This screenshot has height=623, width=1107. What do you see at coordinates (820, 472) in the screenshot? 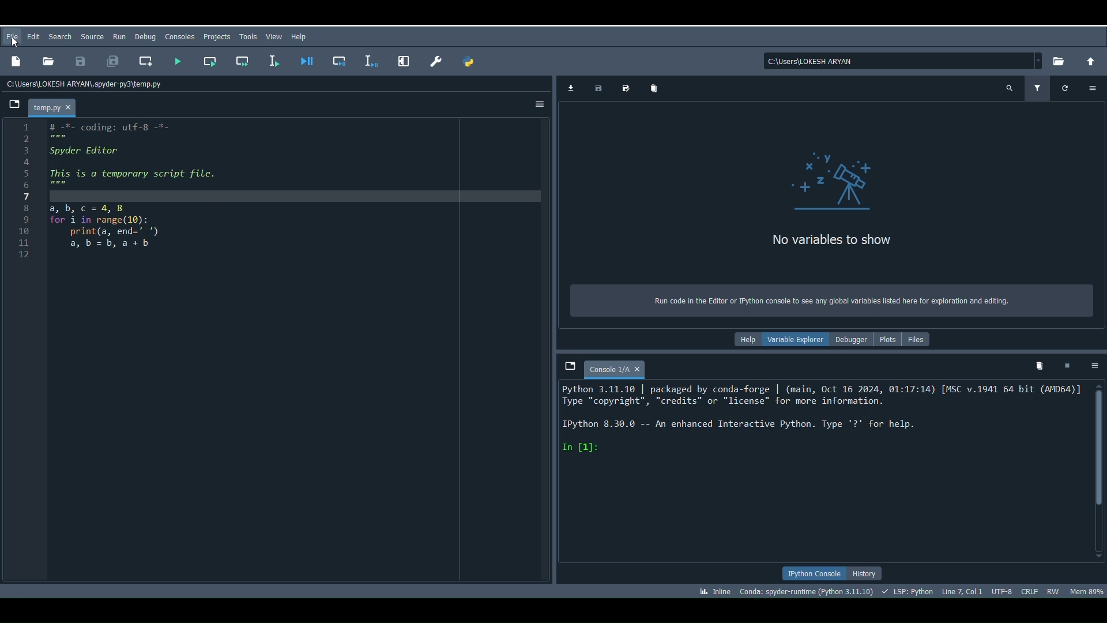
I see `Console editor` at bounding box center [820, 472].